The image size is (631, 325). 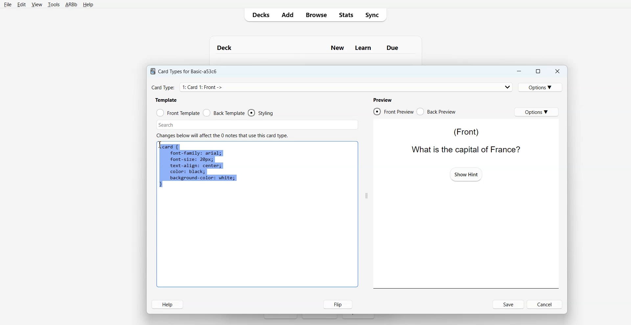 I want to click on Flip, so click(x=336, y=304).